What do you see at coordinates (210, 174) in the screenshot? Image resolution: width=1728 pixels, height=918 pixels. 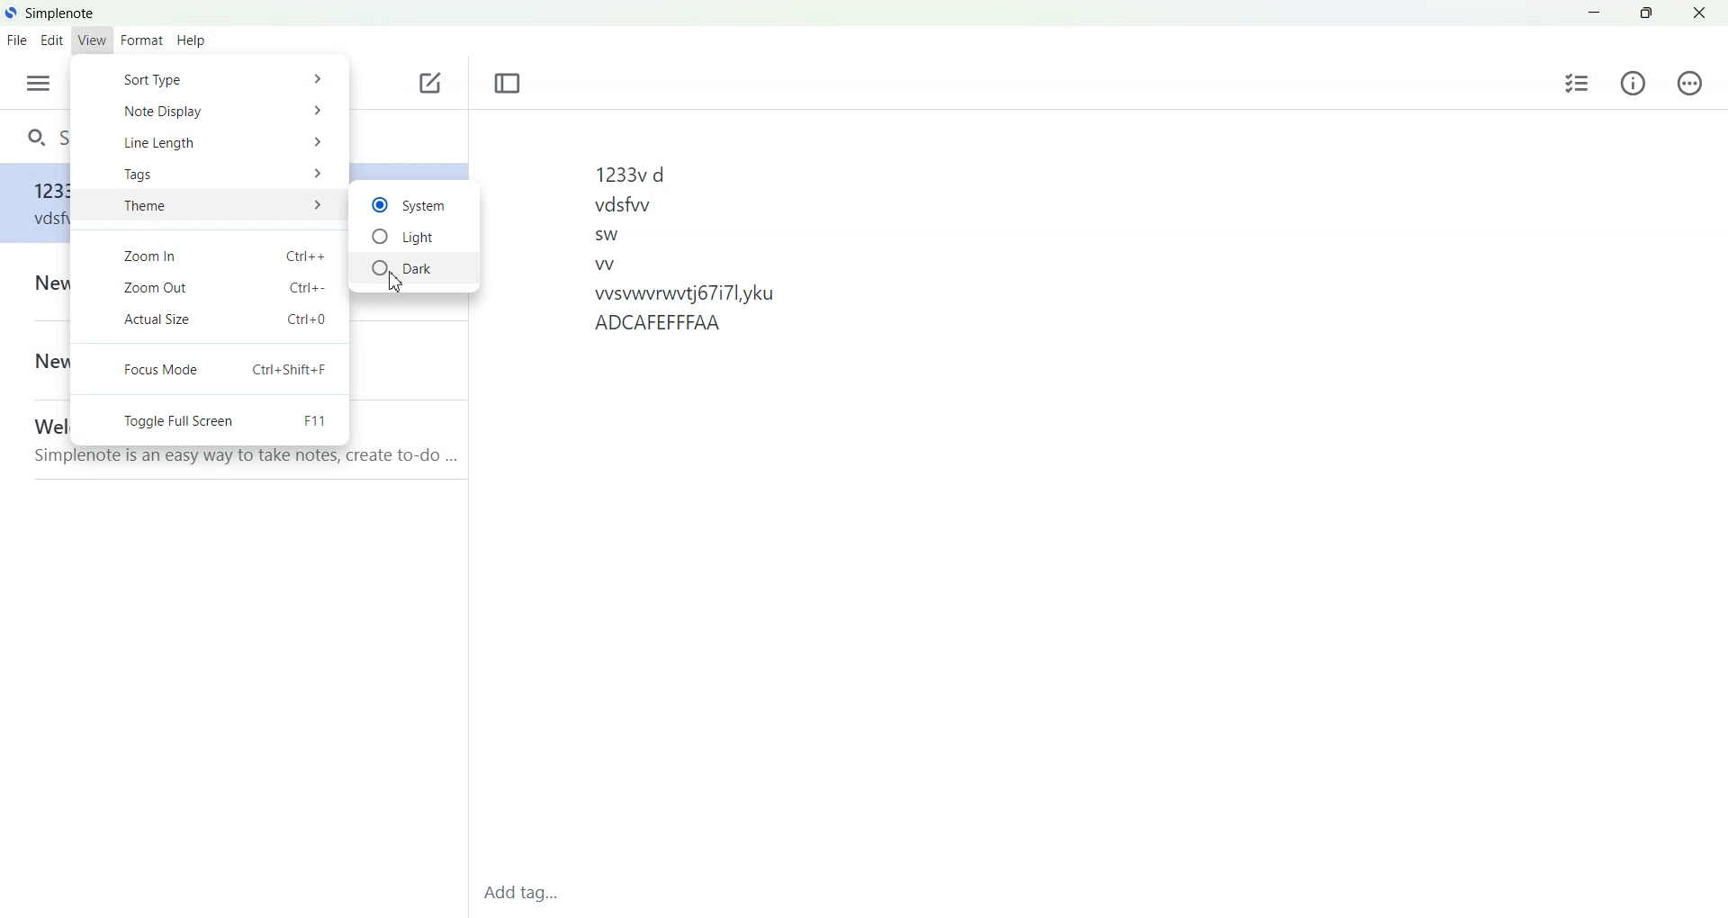 I see `Tags` at bounding box center [210, 174].